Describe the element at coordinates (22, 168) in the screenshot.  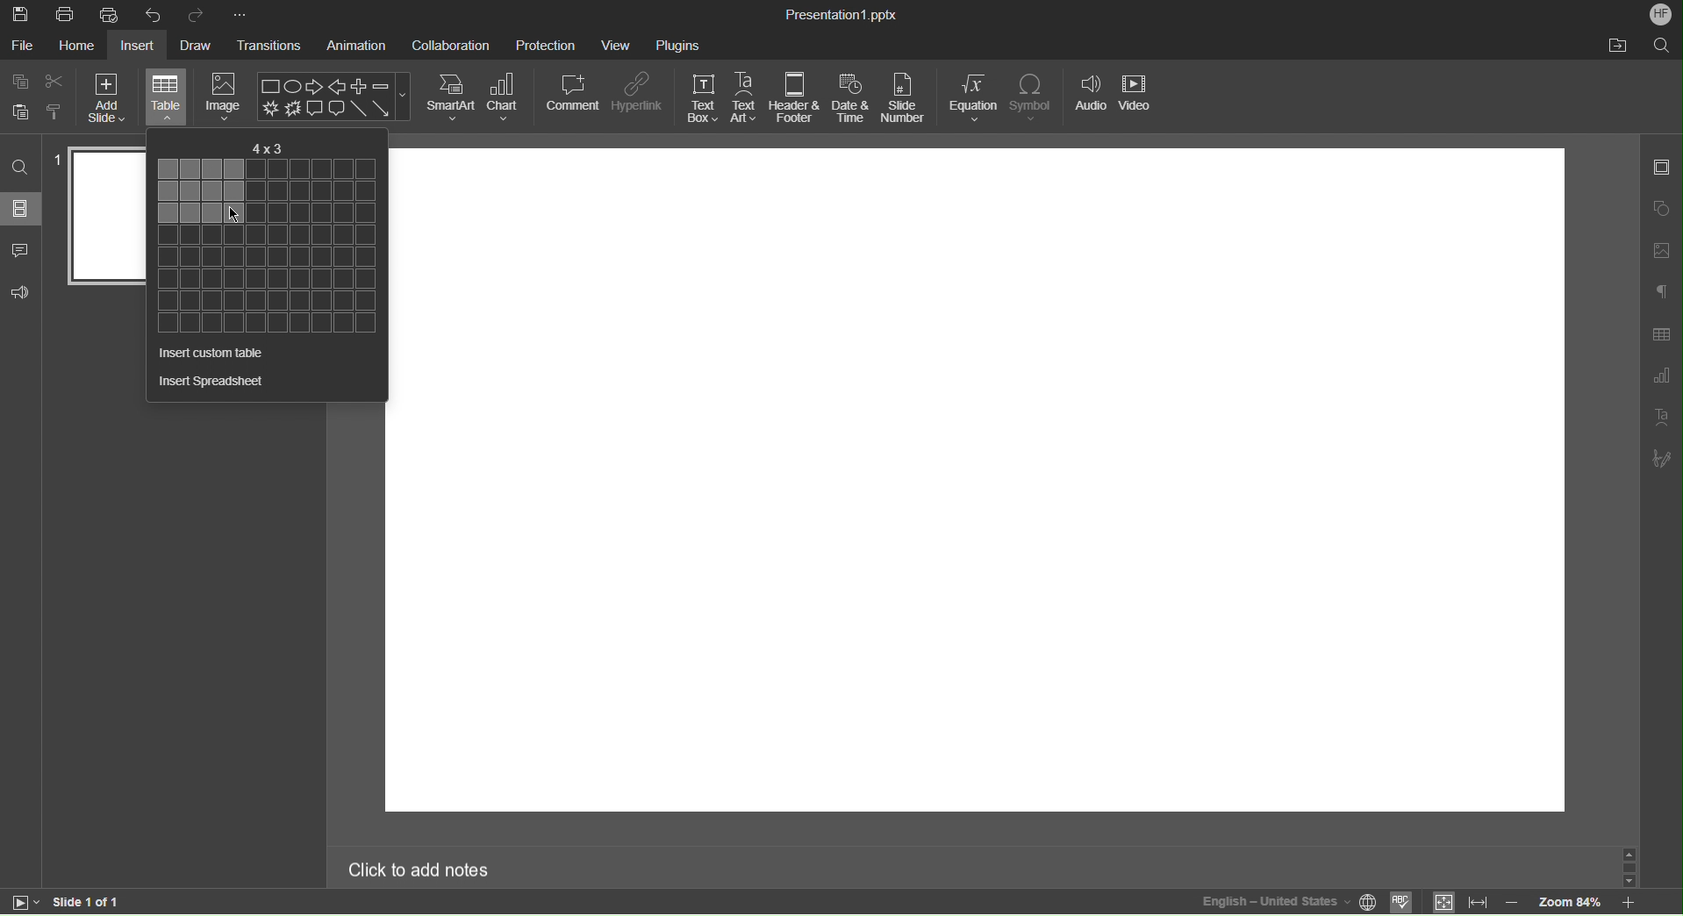
I see `Search` at that location.